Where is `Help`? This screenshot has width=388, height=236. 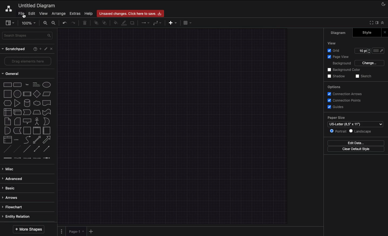 Help is located at coordinates (34, 49).